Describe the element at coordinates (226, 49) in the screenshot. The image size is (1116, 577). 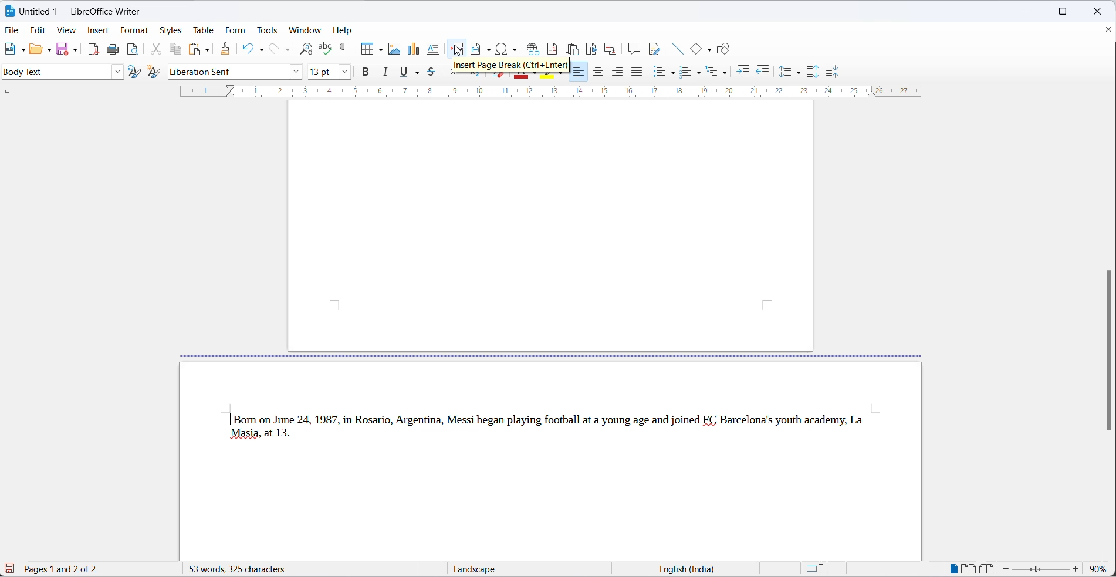
I see `clone formatting` at that location.